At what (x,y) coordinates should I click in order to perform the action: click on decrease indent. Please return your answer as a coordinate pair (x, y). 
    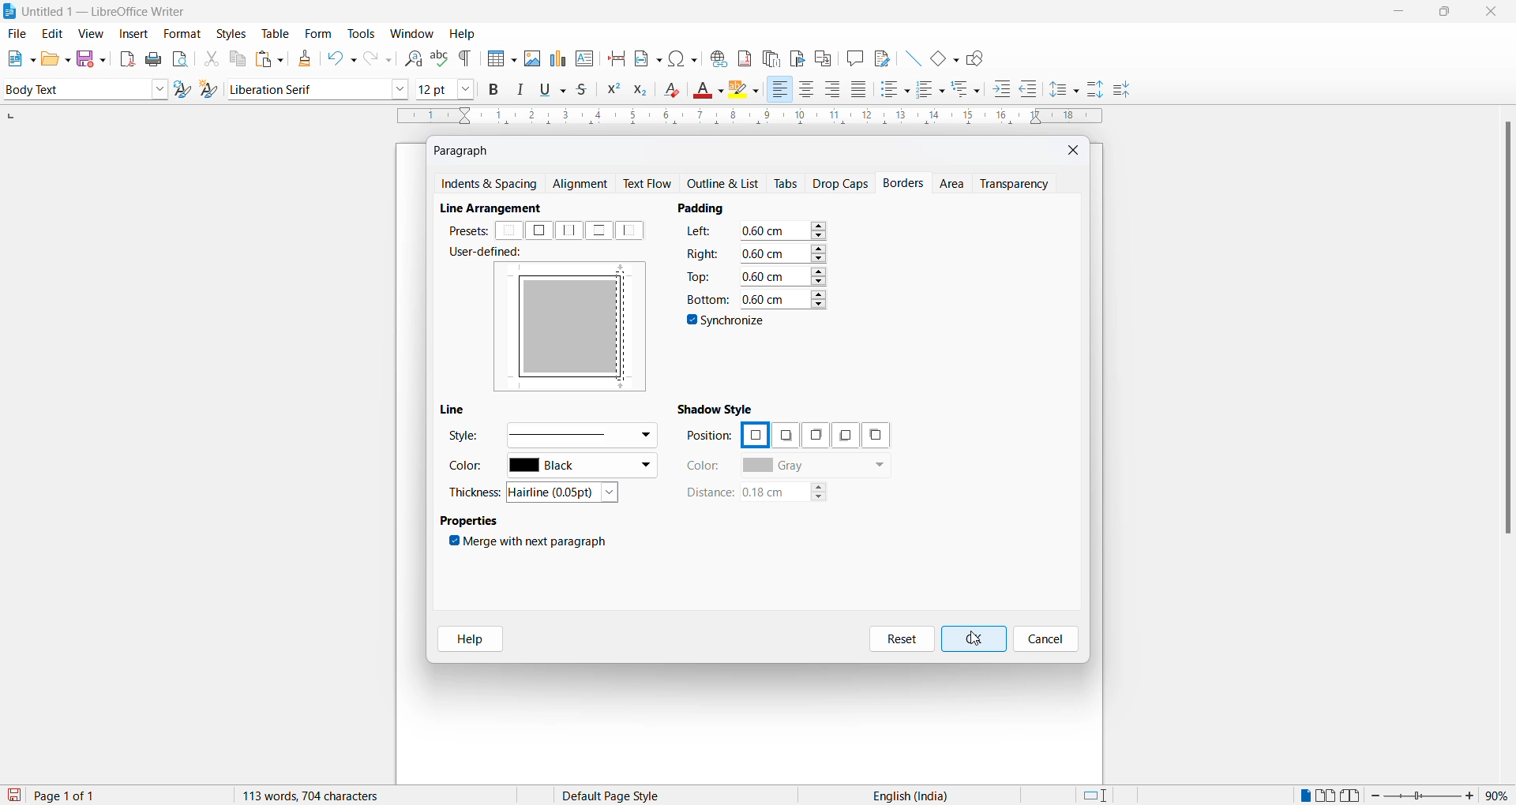
    Looking at the image, I should click on (1034, 90).